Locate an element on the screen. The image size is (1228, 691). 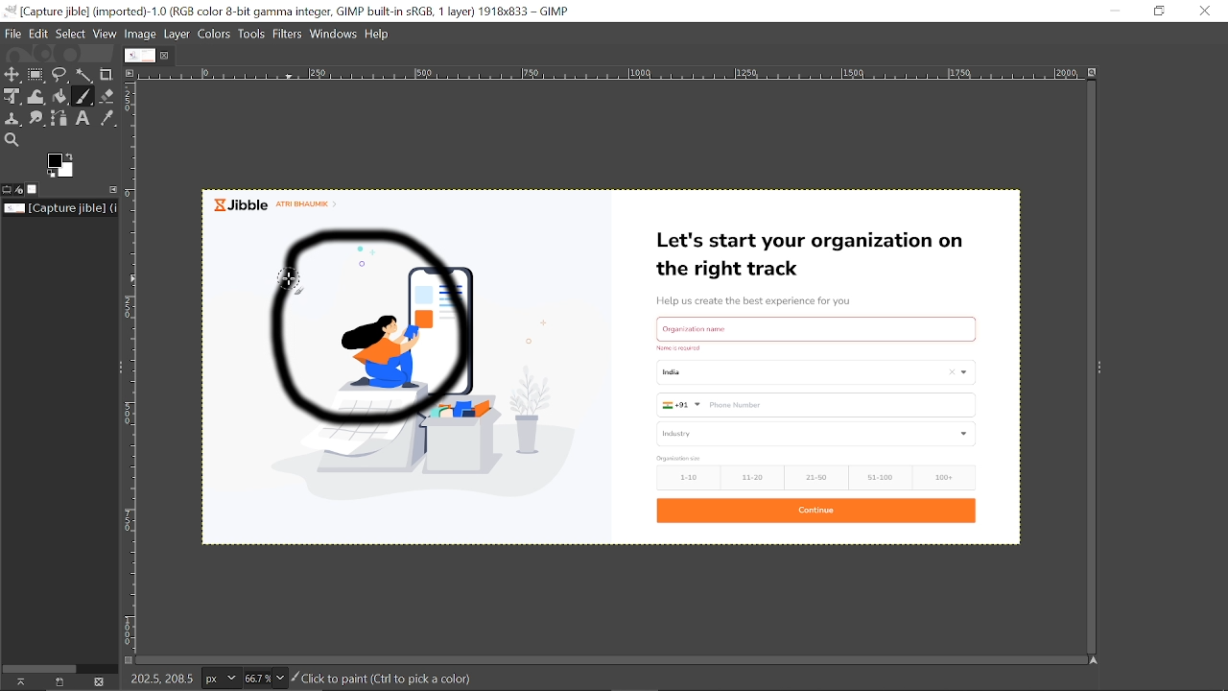
Paths tool is located at coordinates (61, 119).